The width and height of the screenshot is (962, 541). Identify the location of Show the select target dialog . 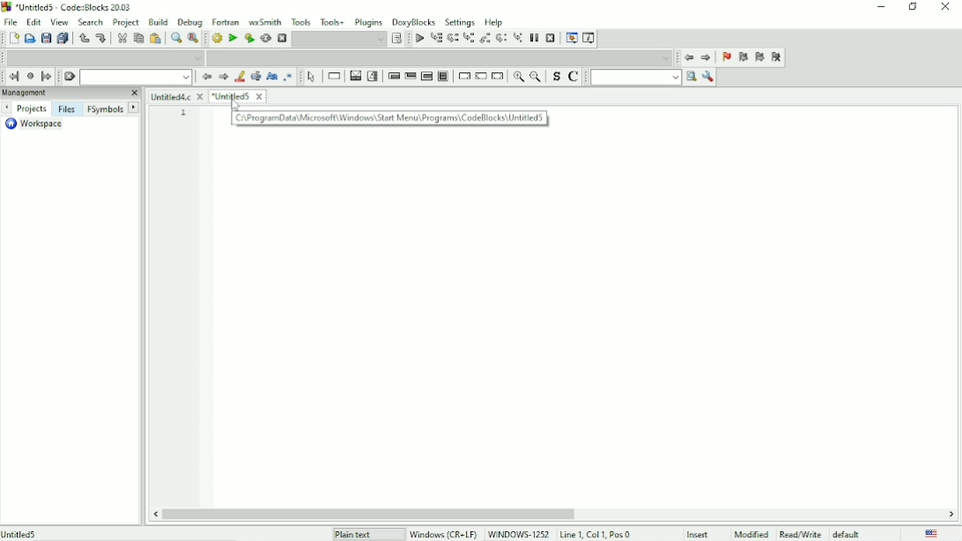
(348, 39).